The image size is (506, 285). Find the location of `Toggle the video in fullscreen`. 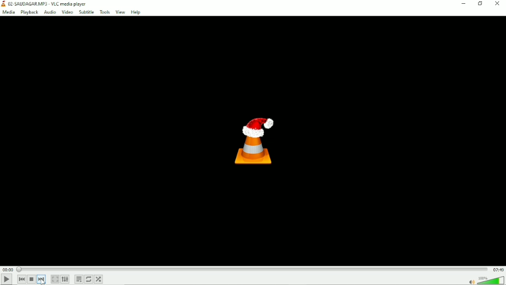

Toggle the video in fullscreen is located at coordinates (55, 279).